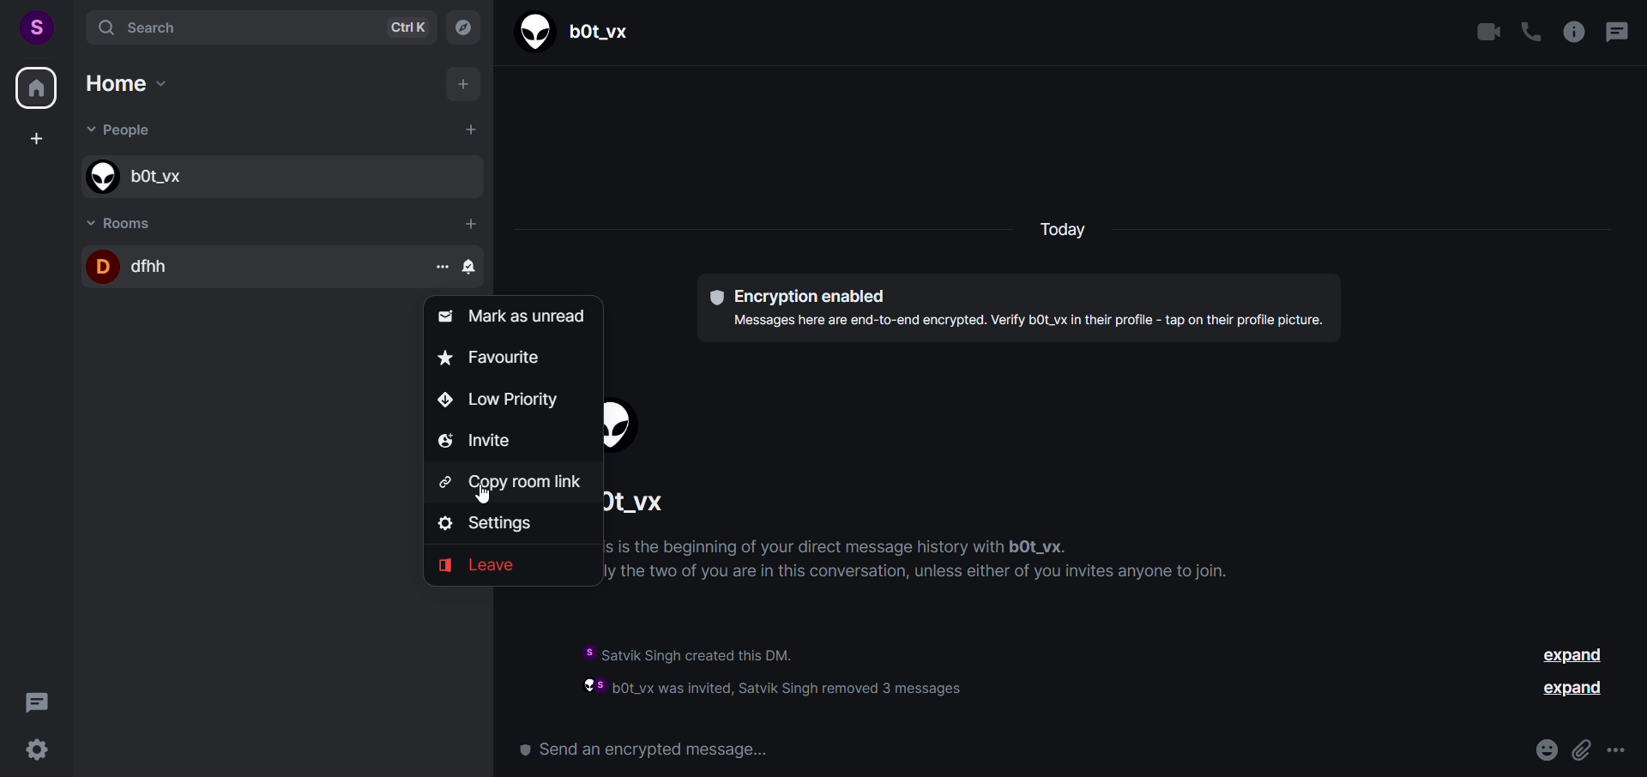 The height and width of the screenshot is (777, 1647). What do you see at coordinates (472, 266) in the screenshot?
I see `notification` at bounding box center [472, 266].